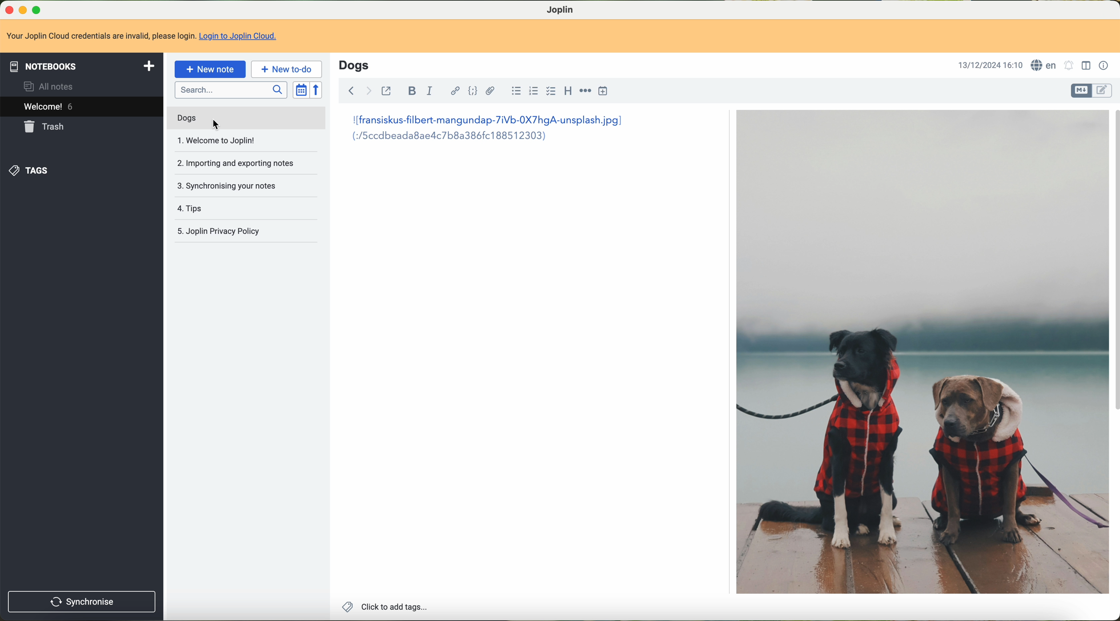 Image resolution: width=1120 pixels, height=621 pixels. What do you see at coordinates (921, 353) in the screenshot?
I see `dogs image` at bounding box center [921, 353].